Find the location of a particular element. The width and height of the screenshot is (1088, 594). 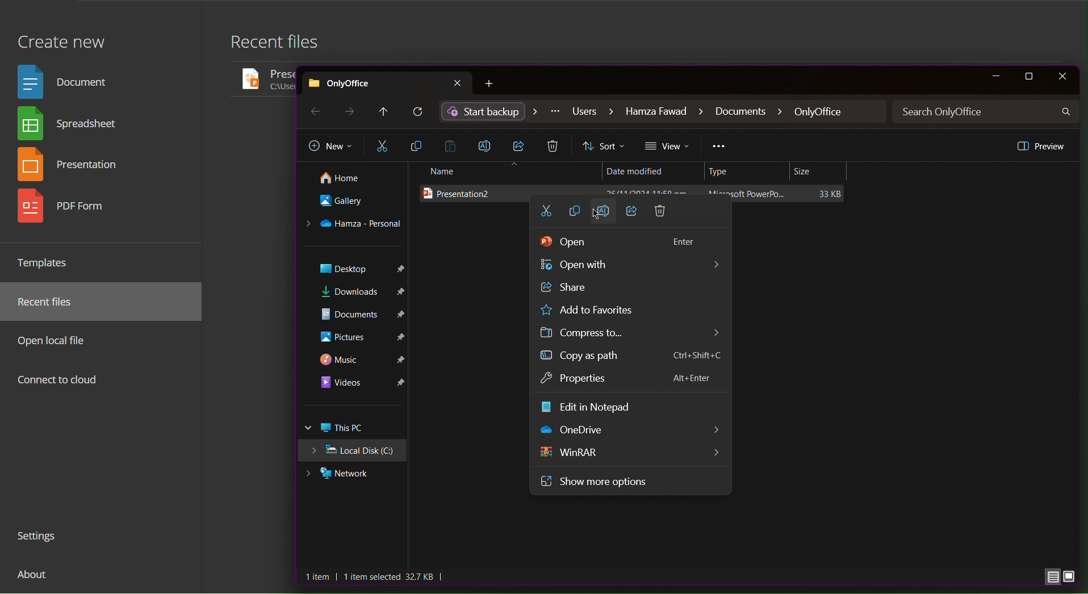

Add to Favorites is located at coordinates (604, 311).